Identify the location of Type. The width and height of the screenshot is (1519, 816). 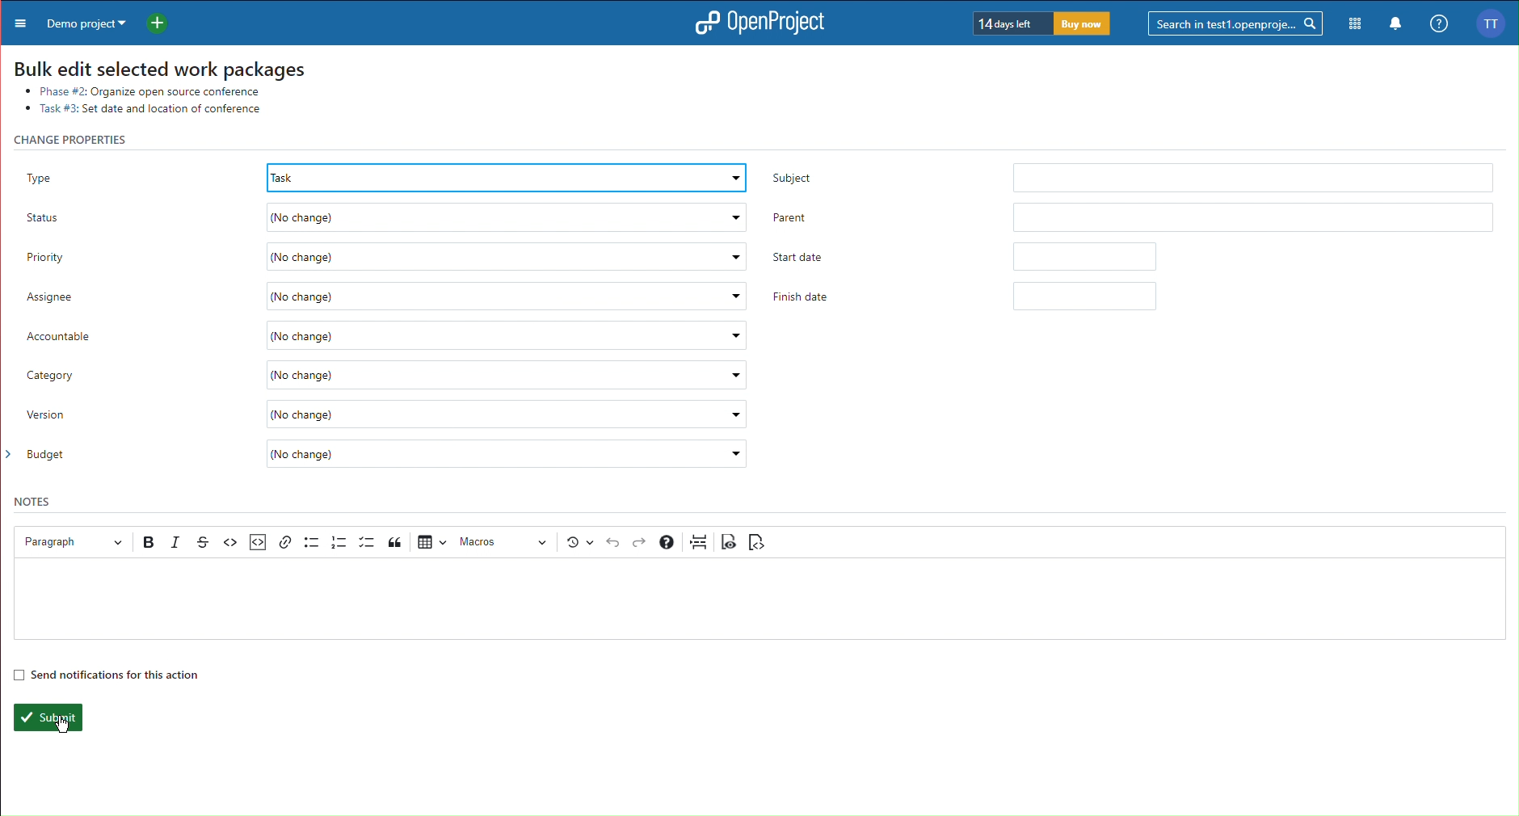
(383, 174).